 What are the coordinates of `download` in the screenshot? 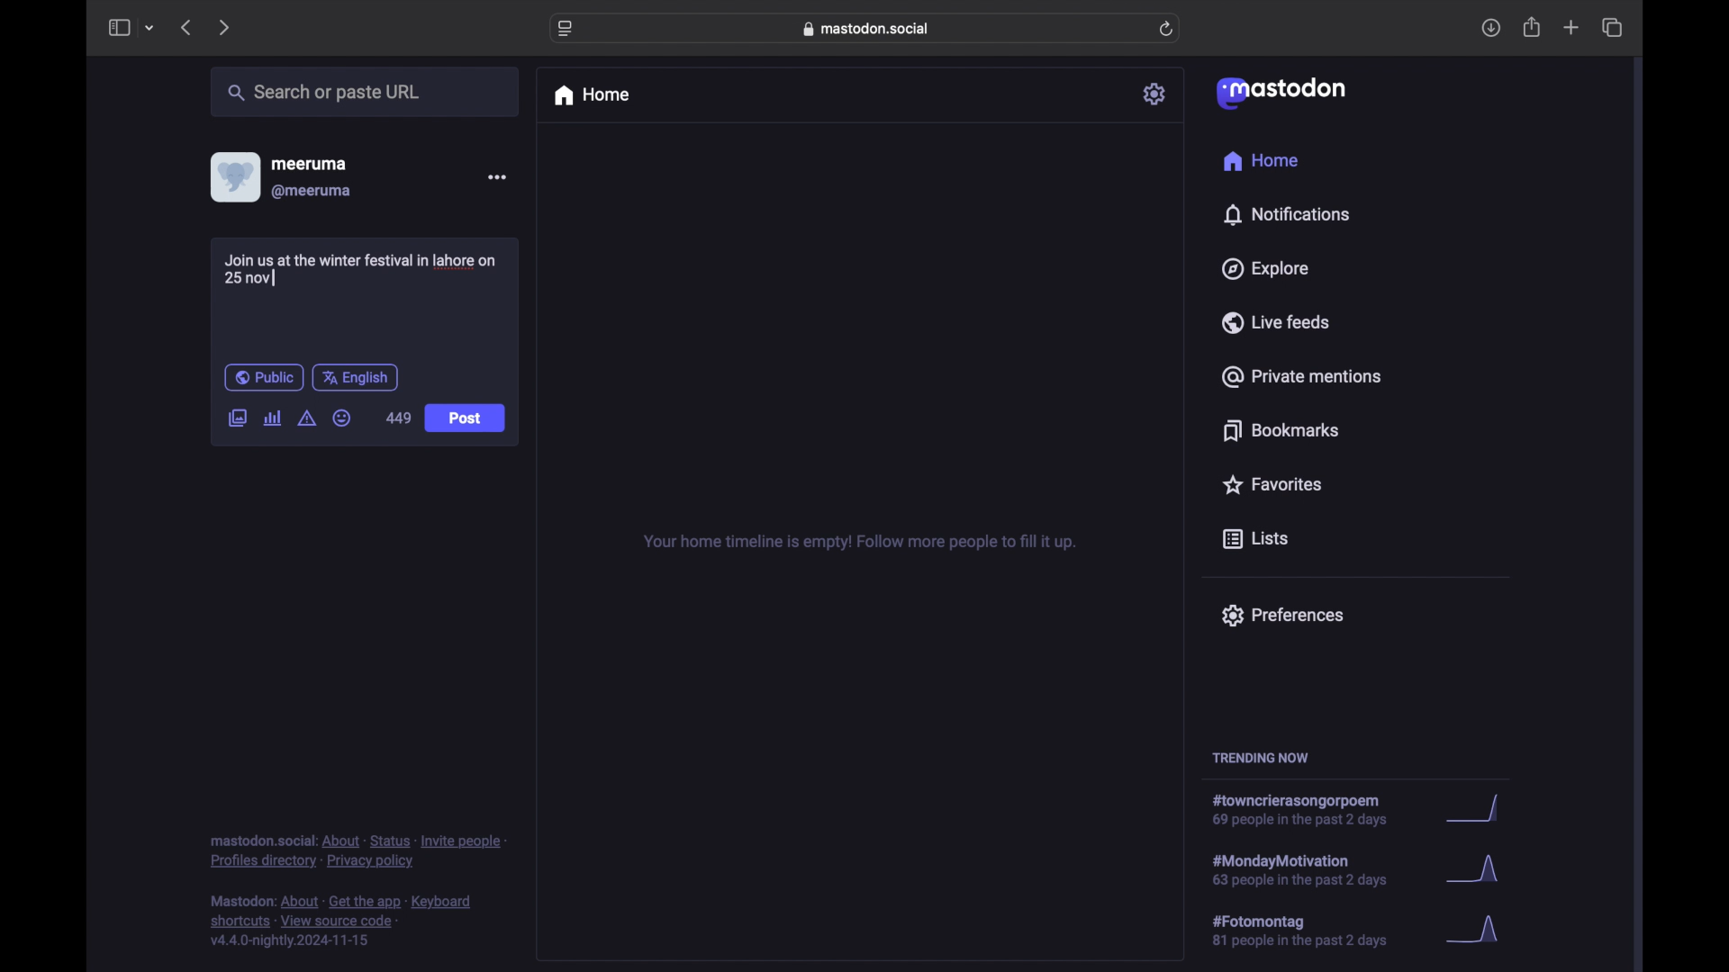 It's located at (1491, 29).